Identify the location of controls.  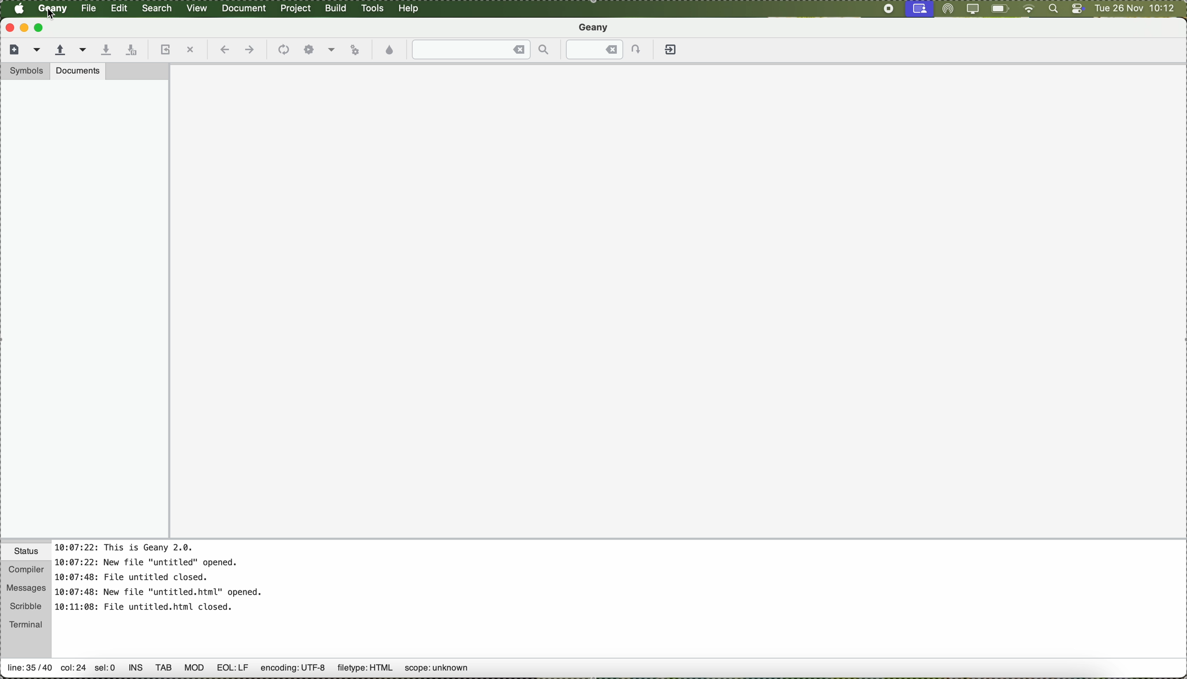
(1074, 9).